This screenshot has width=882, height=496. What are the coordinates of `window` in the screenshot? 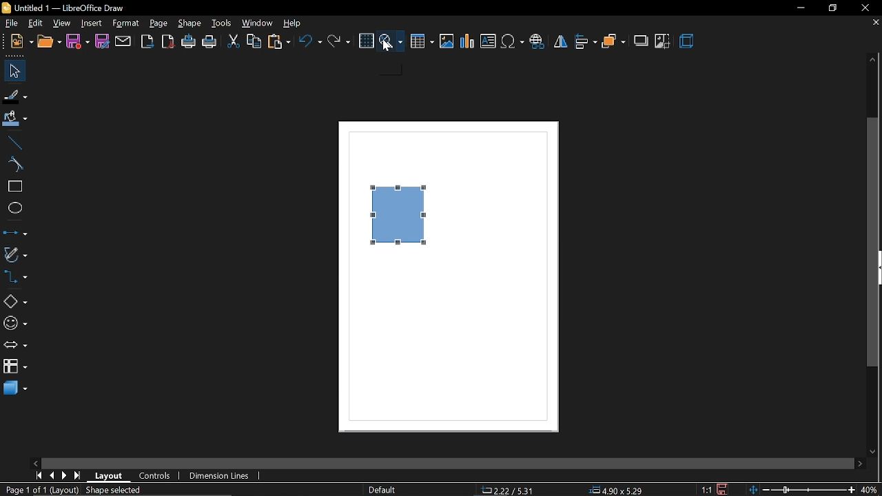 It's located at (258, 23).